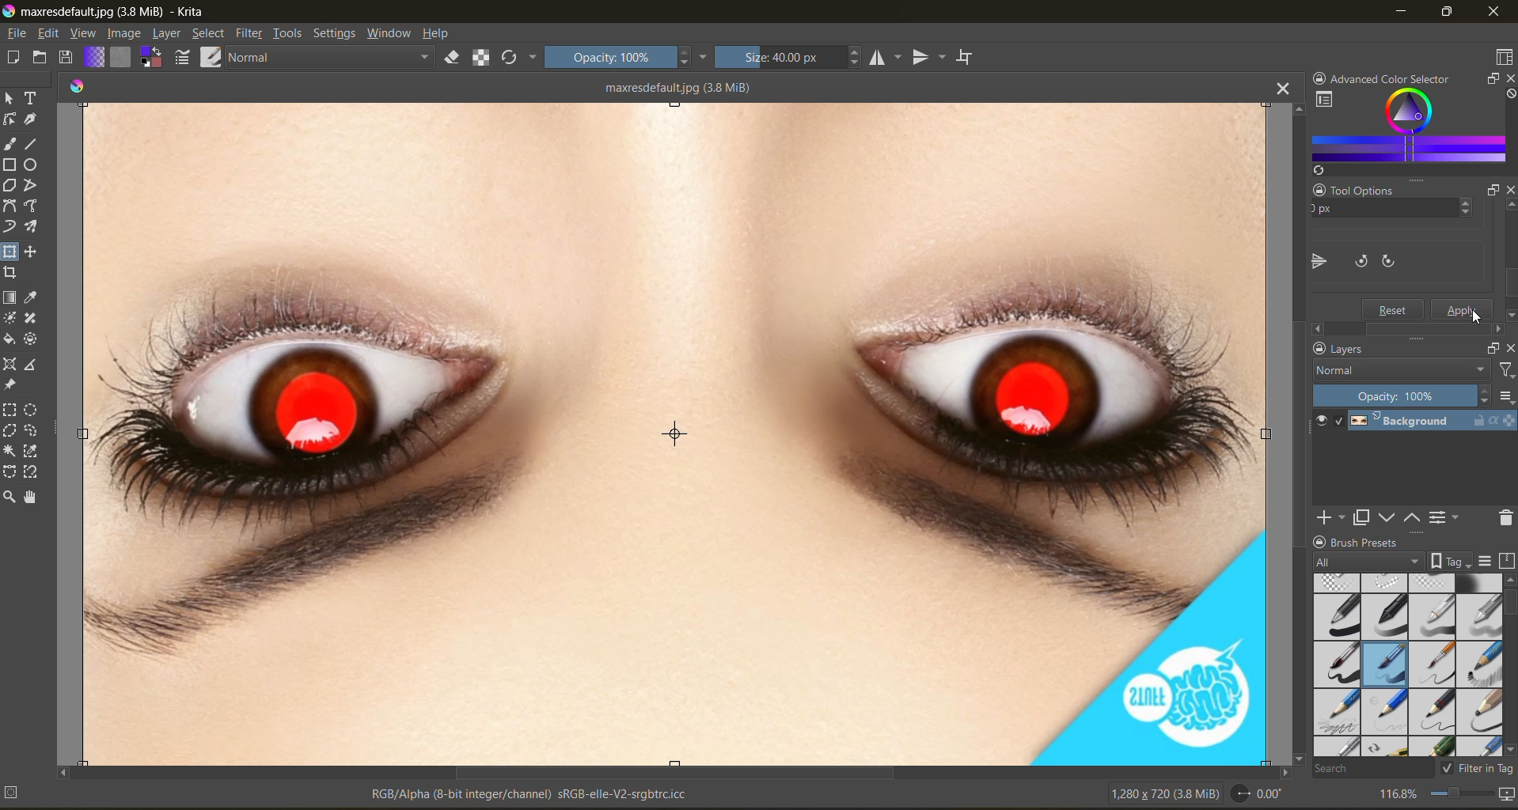 The image size is (1518, 810). Describe the element at coordinates (43, 59) in the screenshot. I see `open` at that location.